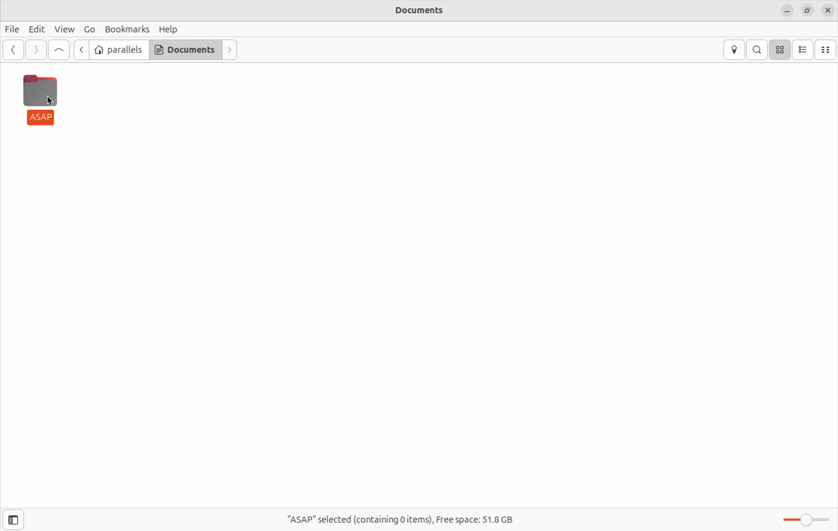 The width and height of the screenshot is (838, 531). Describe the element at coordinates (828, 48) in the screenshot. I see `compact view` at that location.